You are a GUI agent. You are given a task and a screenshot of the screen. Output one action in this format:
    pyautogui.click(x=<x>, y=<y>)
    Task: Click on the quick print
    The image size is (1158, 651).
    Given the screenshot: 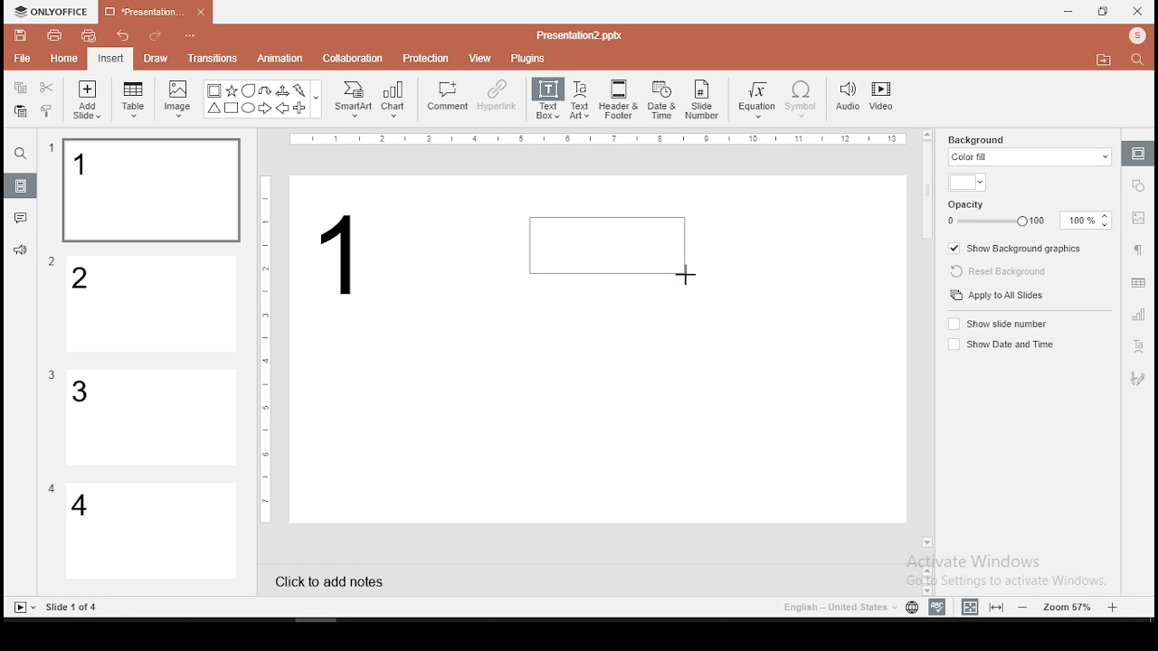 What is the action you would take?
    pyautogui.click(x=89, y=35)
    